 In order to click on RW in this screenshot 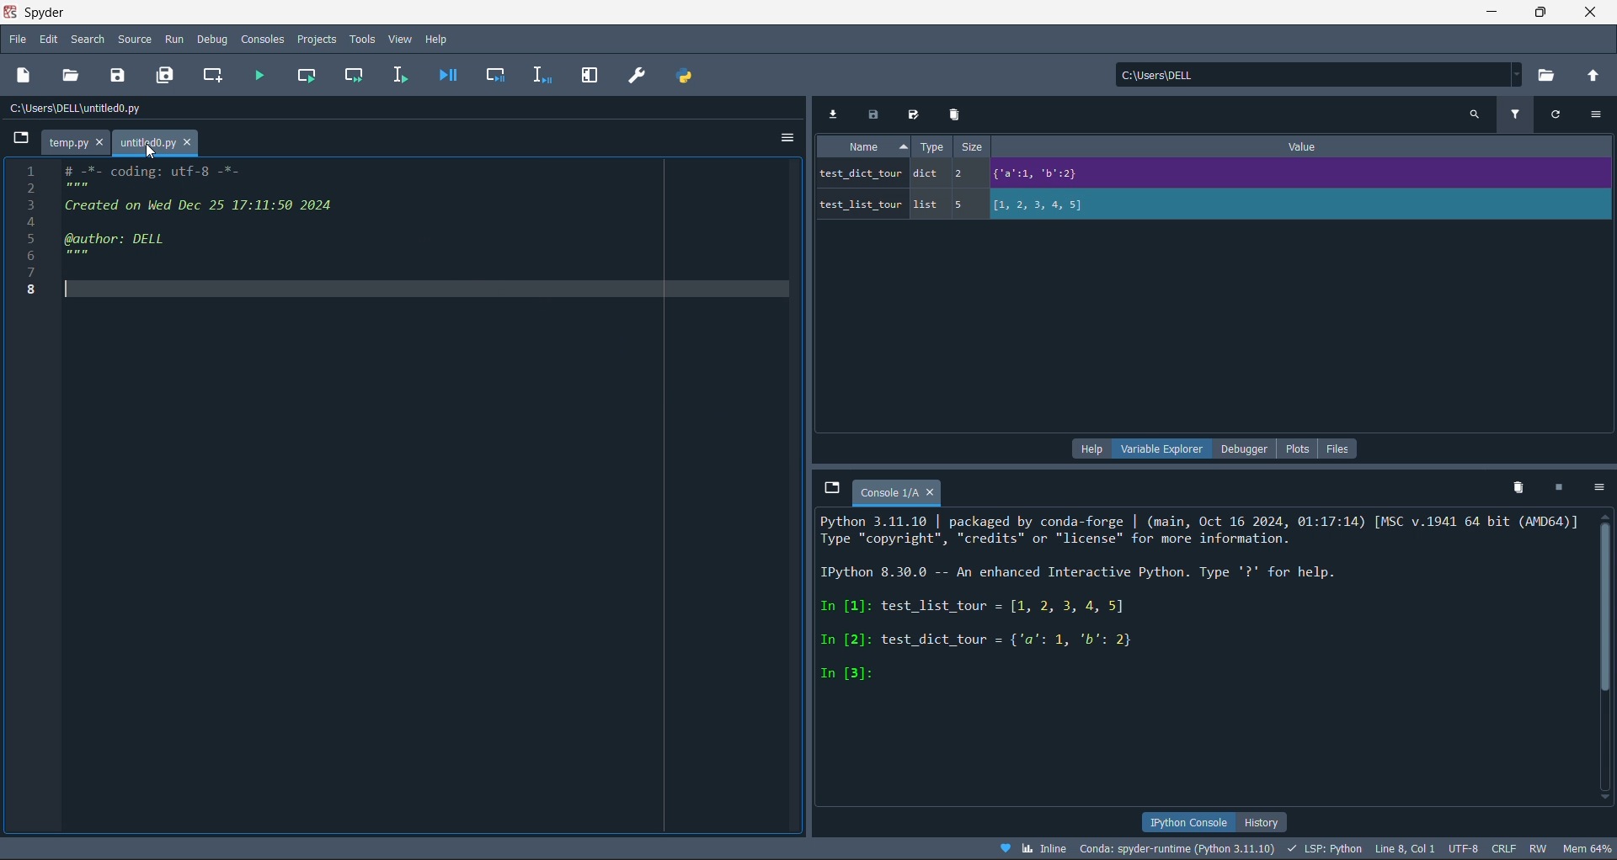, I will do `click(1539, 848)`.